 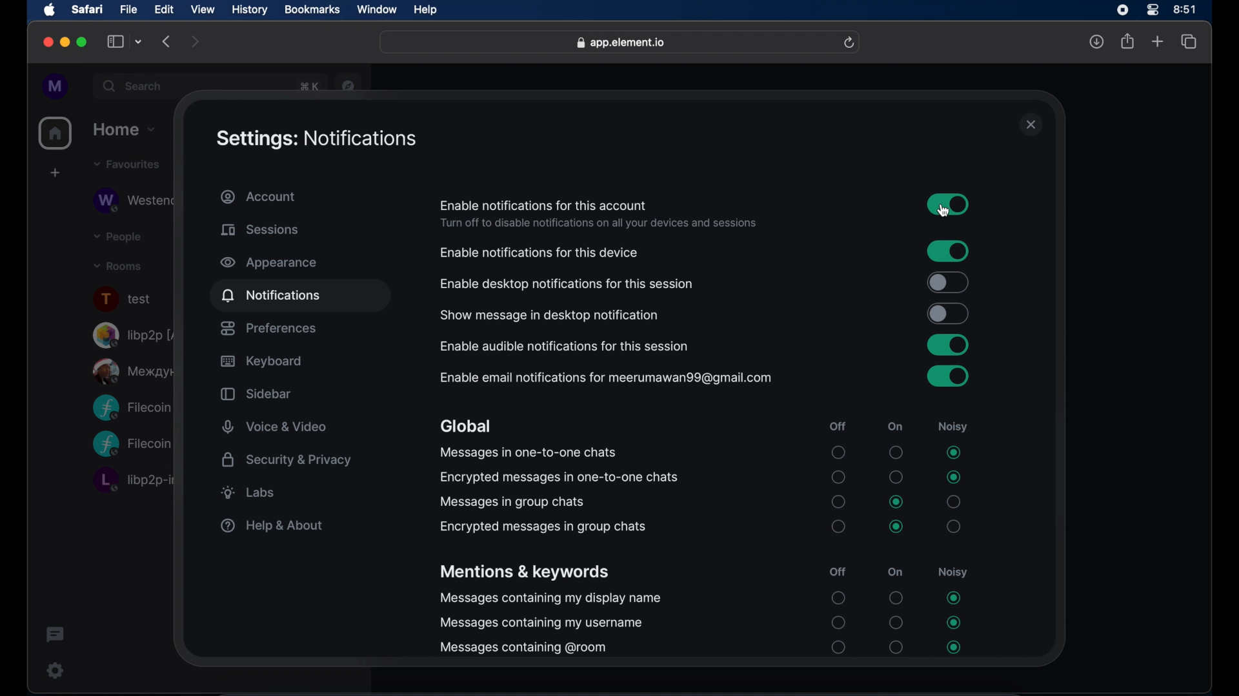 What do you see at coordinates (313, 10) in the screenshot?
I see `bookmarks` at bounding box center [313, 10].